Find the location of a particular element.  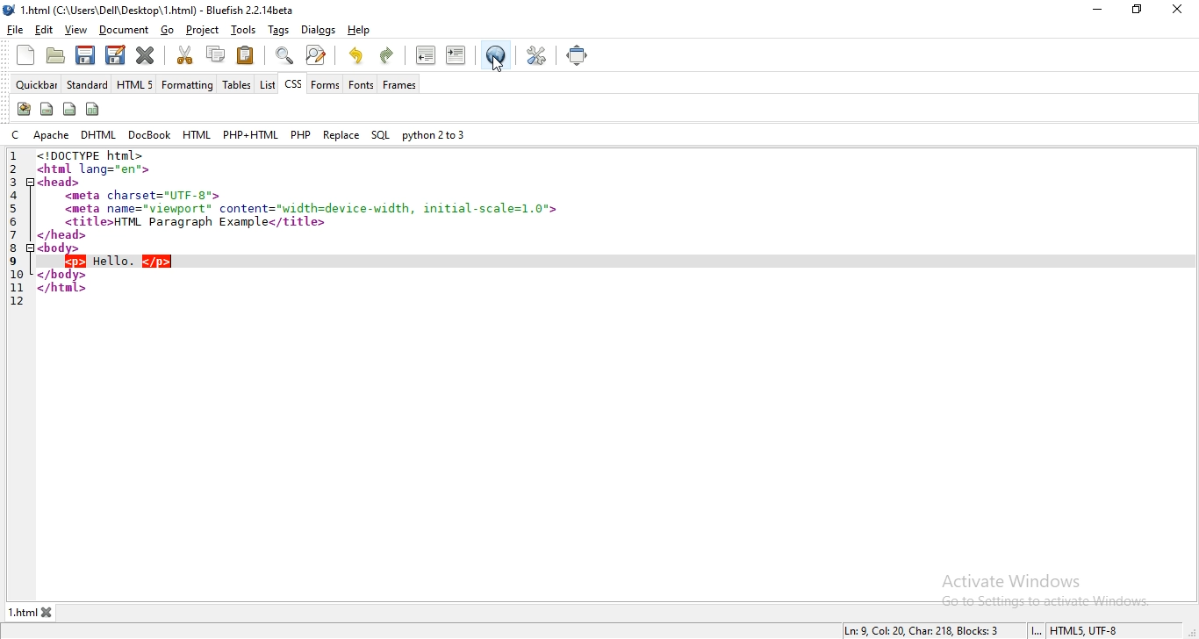

dhtml is located at coordinates (97, 134).